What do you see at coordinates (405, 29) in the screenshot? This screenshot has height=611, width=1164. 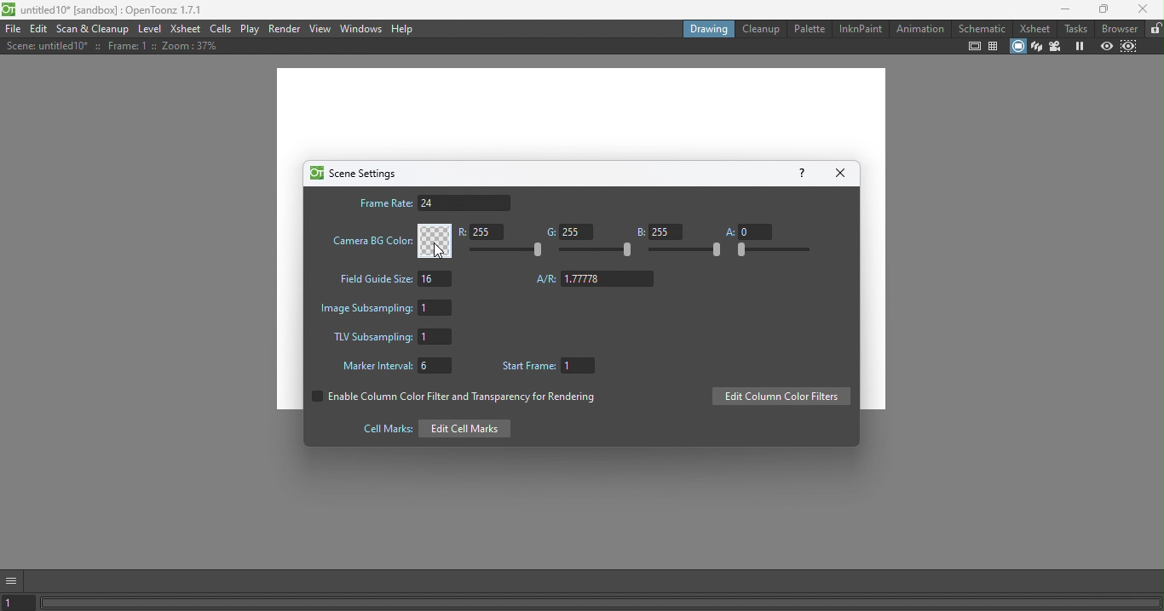 I see `Help` at bounding box center [405, 29].